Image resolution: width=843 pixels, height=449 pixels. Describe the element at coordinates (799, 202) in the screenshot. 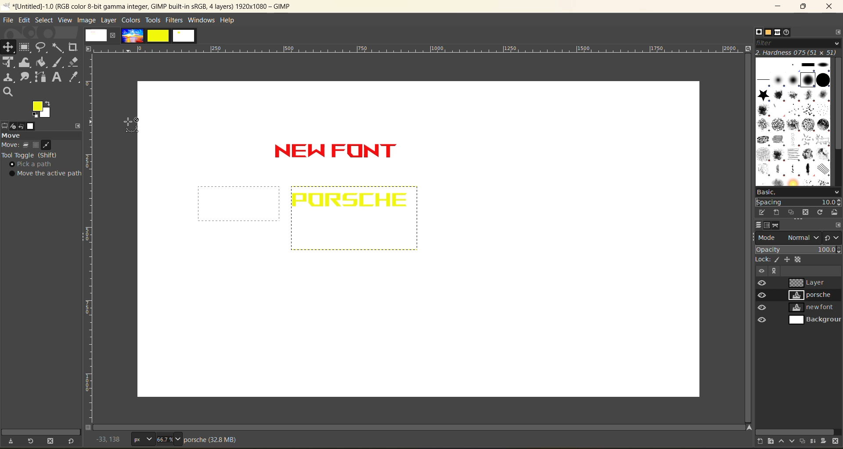

I see `spacing` at that location.